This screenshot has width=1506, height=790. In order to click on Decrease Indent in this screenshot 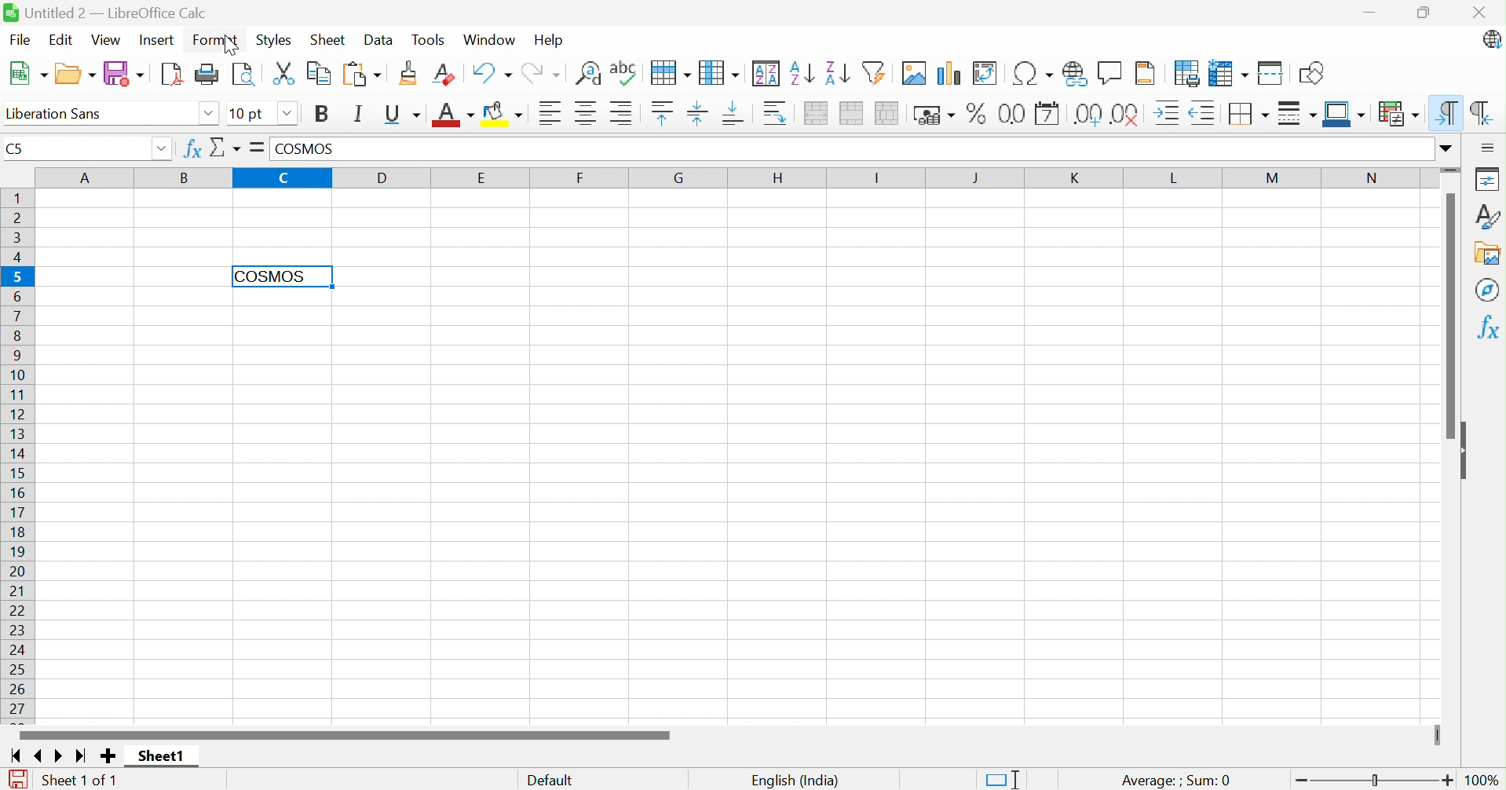, I will do `click(1205, 113)`.